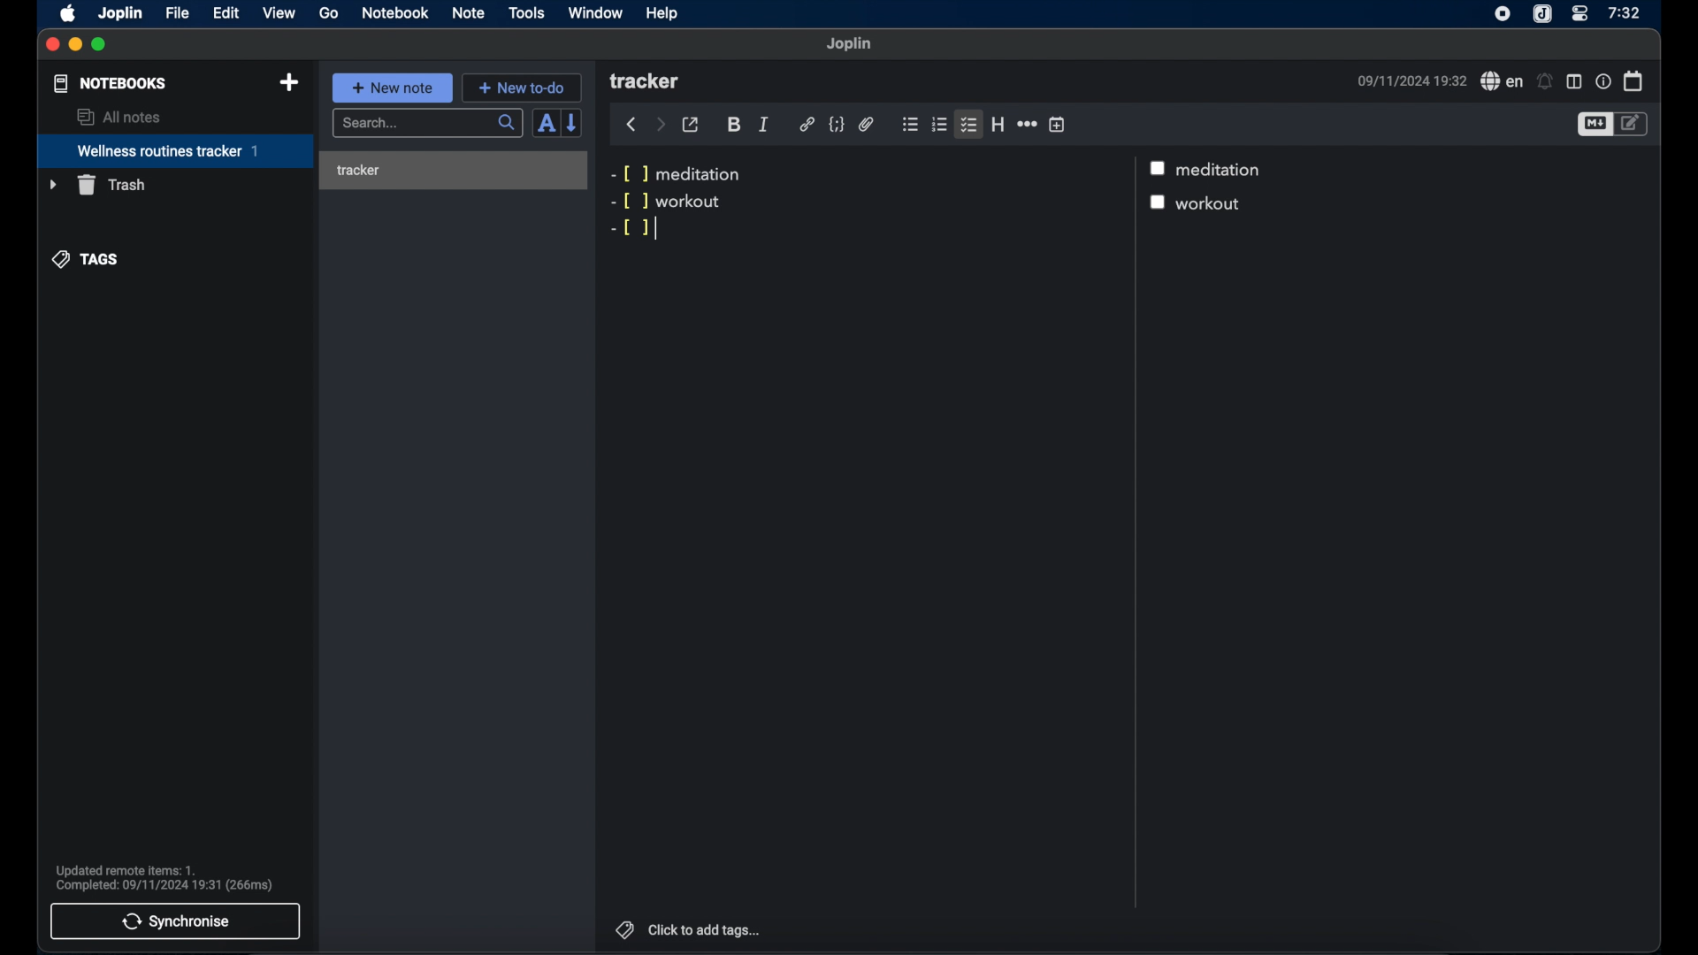 Image resolution: width=1698 pixels, height=955 pixels. I want to click on -[ ] workout, so click(665, 202).